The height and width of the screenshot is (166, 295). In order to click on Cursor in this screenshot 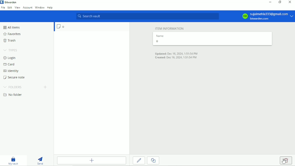, I will do `click(283, 161)`.